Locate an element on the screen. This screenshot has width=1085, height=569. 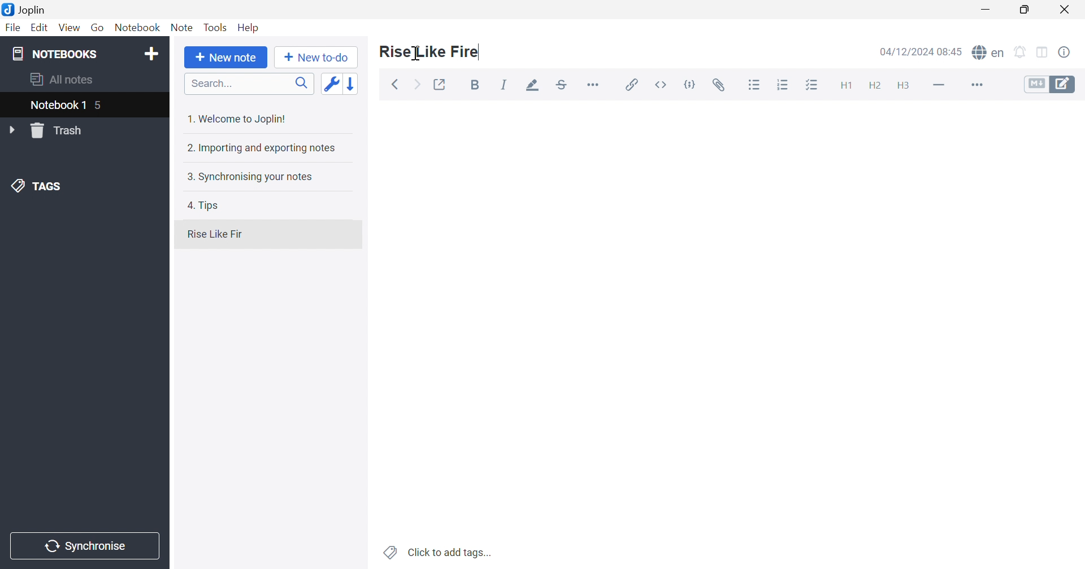
Toggle Editors is located at coordinates (1047, 86).